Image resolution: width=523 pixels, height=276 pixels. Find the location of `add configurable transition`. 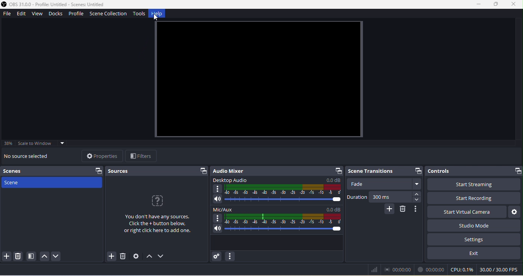

add configurable transition is located at coordinates (388, 210).